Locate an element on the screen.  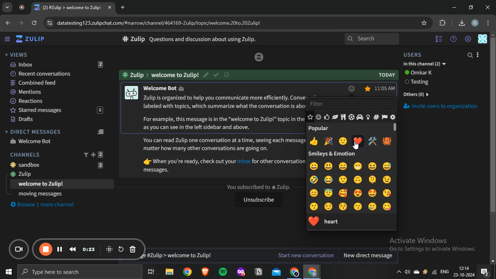
mentions is located at coordinates (56, 92).